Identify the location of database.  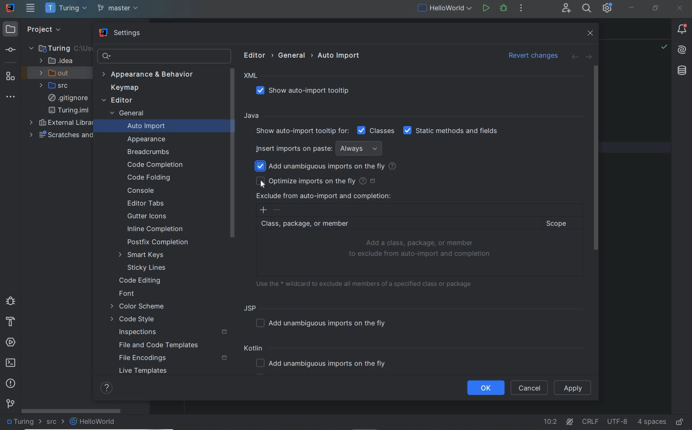
(681, 71).